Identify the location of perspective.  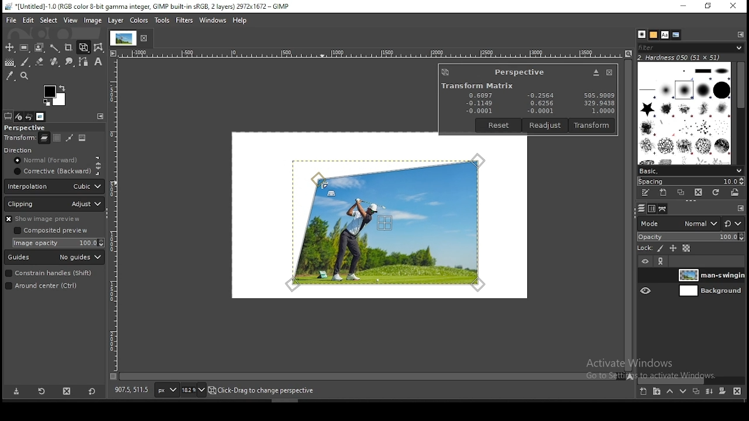
(35, 127).